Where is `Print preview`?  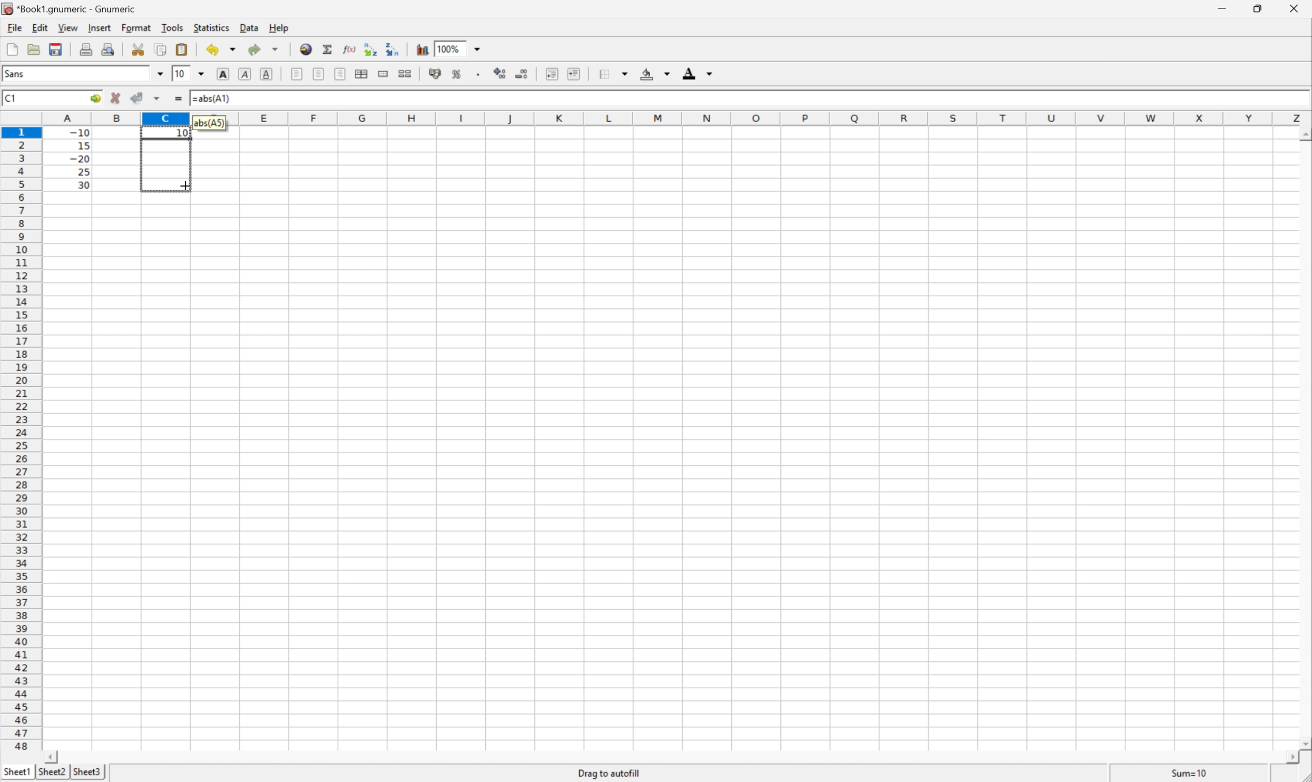
Print preview is located at coordinates (110, 48).